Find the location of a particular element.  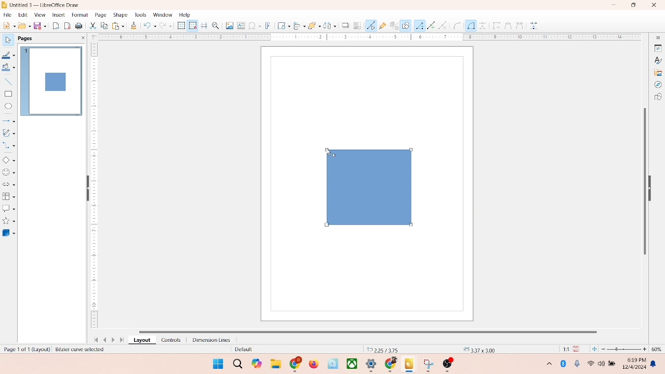

symbol shapes is located at coordinates (9, 172).